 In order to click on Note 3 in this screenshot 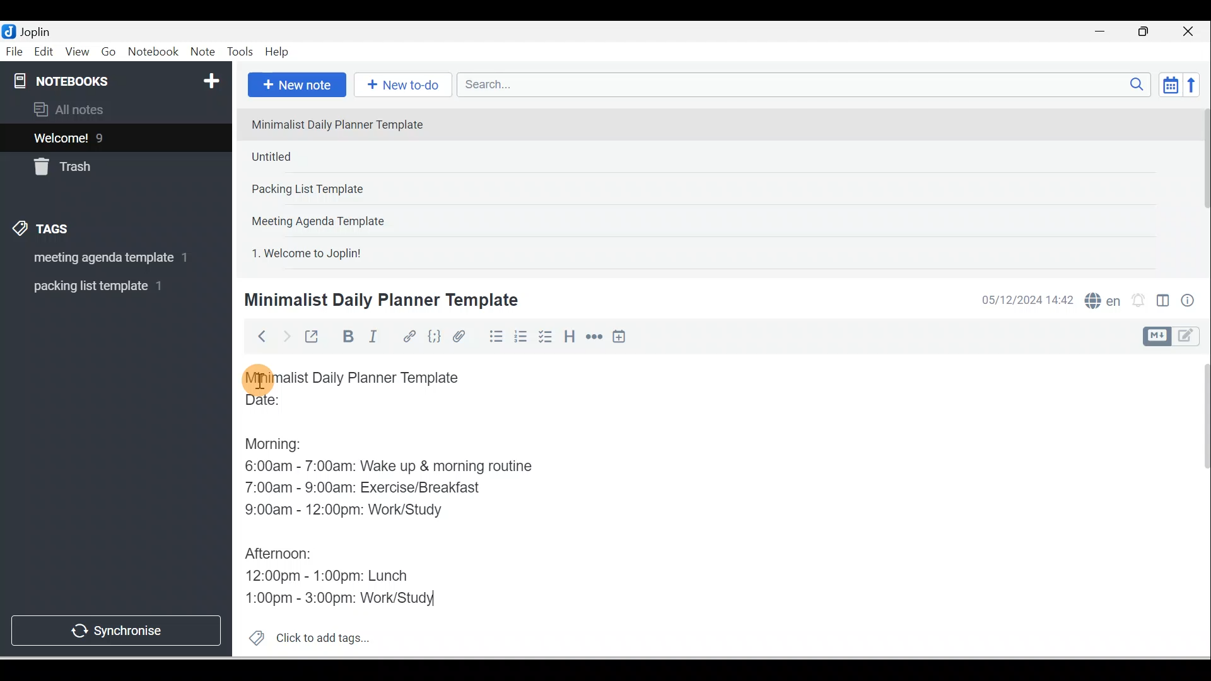, I will do `click(348, 190)`.